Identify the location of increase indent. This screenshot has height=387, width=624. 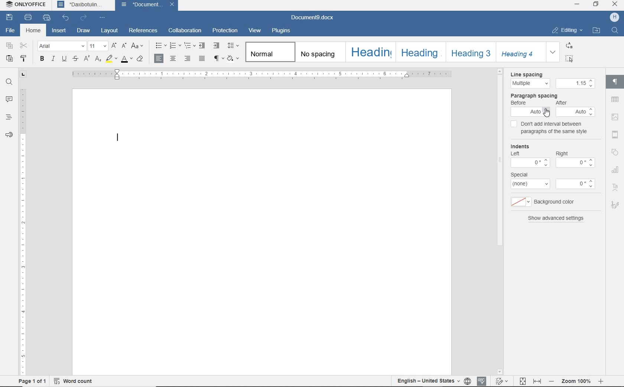
(217, 46).